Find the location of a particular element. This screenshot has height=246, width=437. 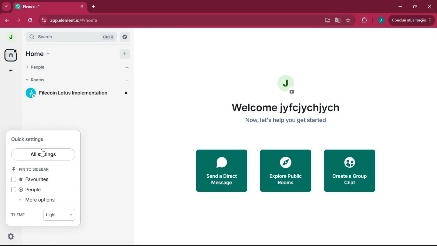

extensions is located at coordinates (364, 20).